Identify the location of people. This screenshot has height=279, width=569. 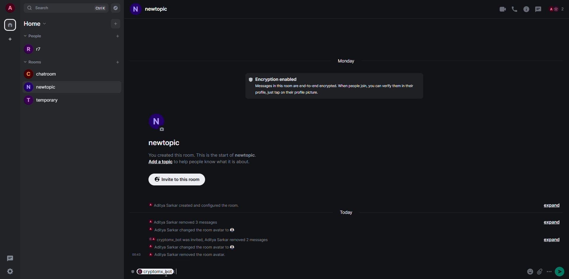
(34, 36).